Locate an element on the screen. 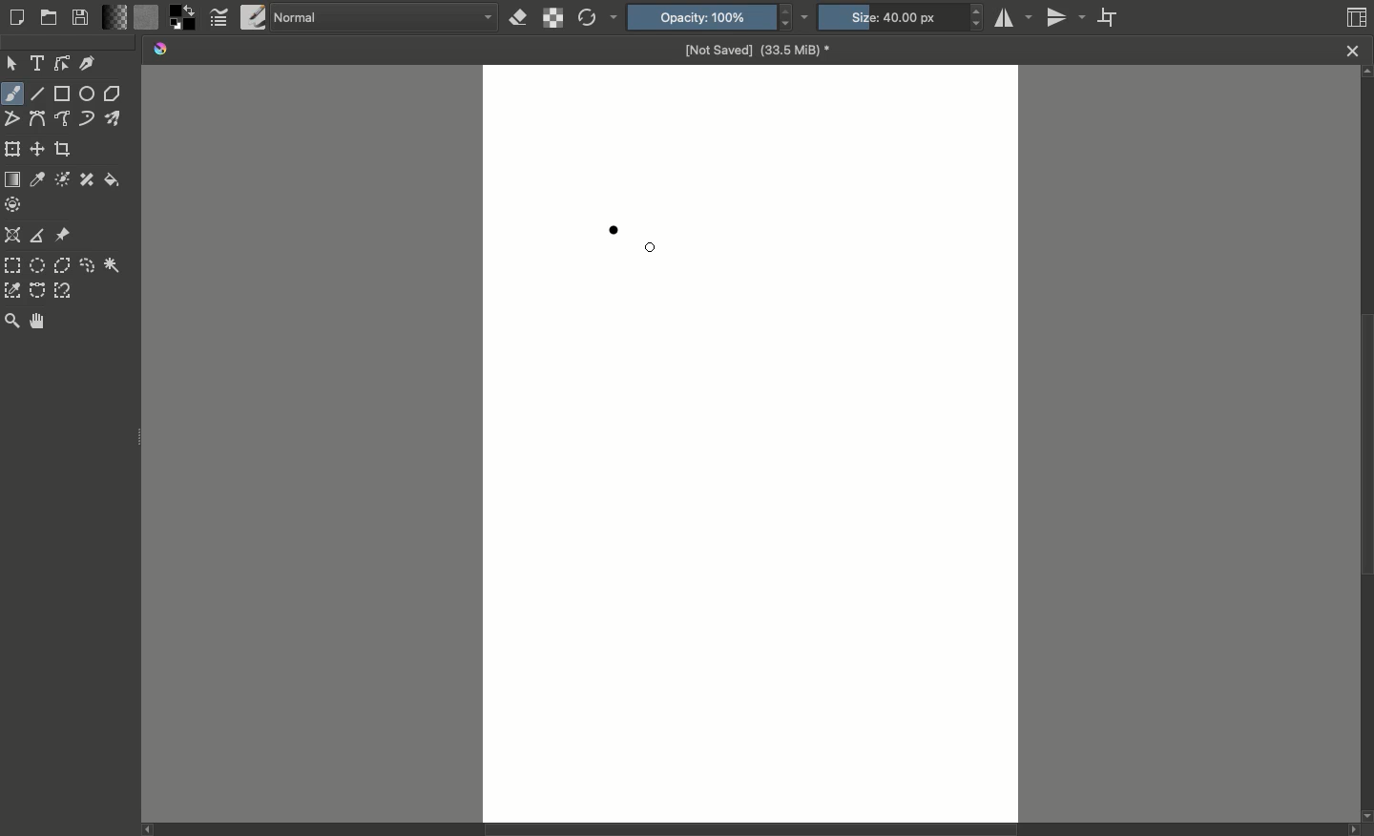 This screenshot has height=836, width=1374. Calligraphy is located at coordinates (89, 62).